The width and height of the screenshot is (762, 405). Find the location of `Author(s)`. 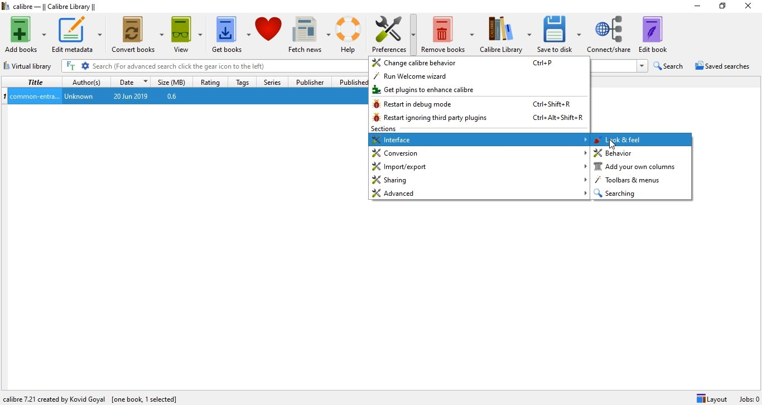

Author(s) is located at coordinates (87, 81).